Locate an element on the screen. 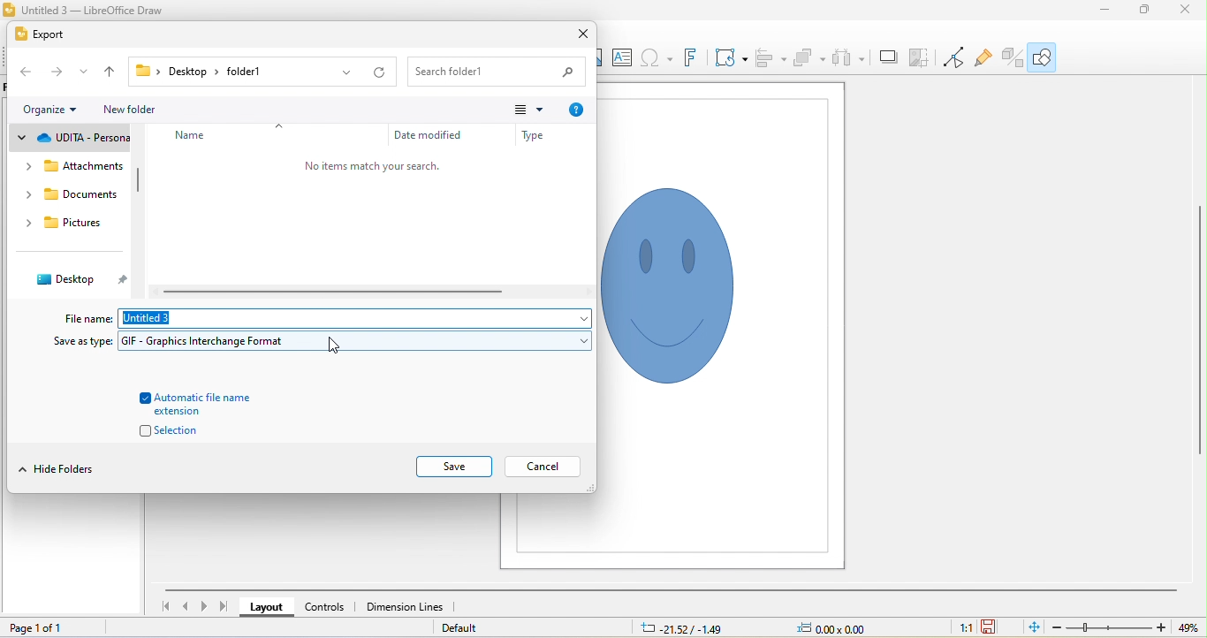 The image size is (1207, 638). layout is located at coordinates (269, 610).